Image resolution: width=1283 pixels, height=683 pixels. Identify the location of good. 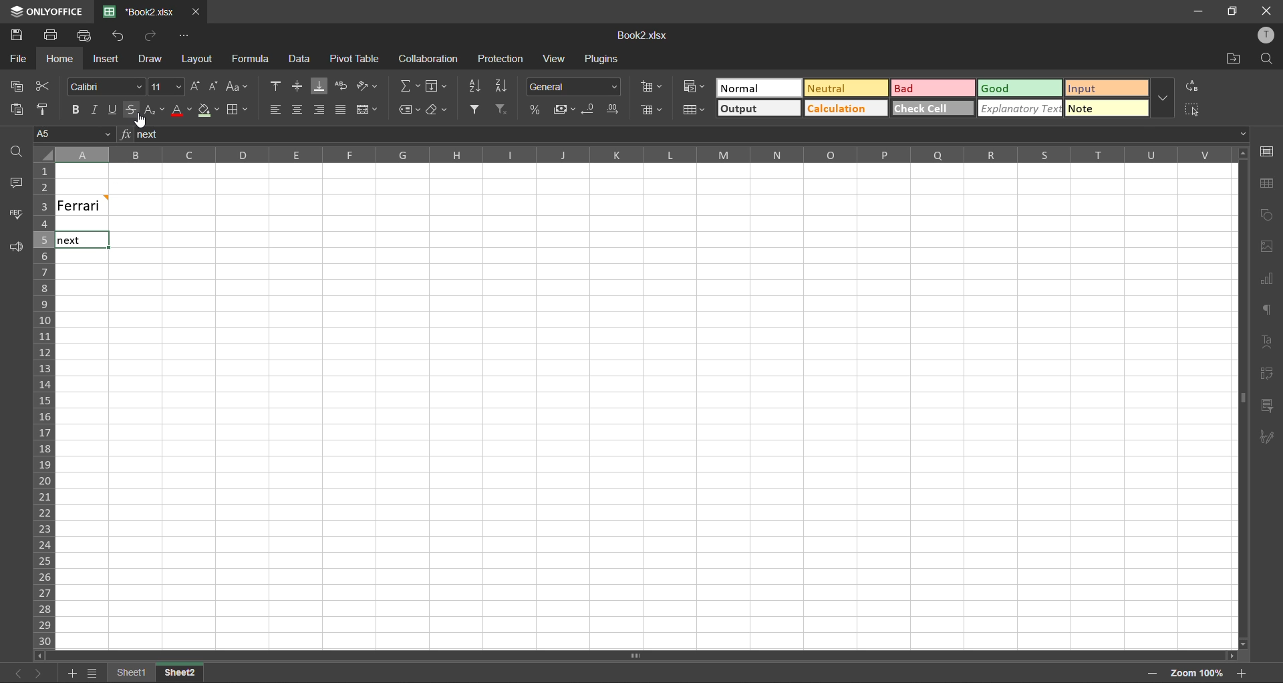
(1016, 89).